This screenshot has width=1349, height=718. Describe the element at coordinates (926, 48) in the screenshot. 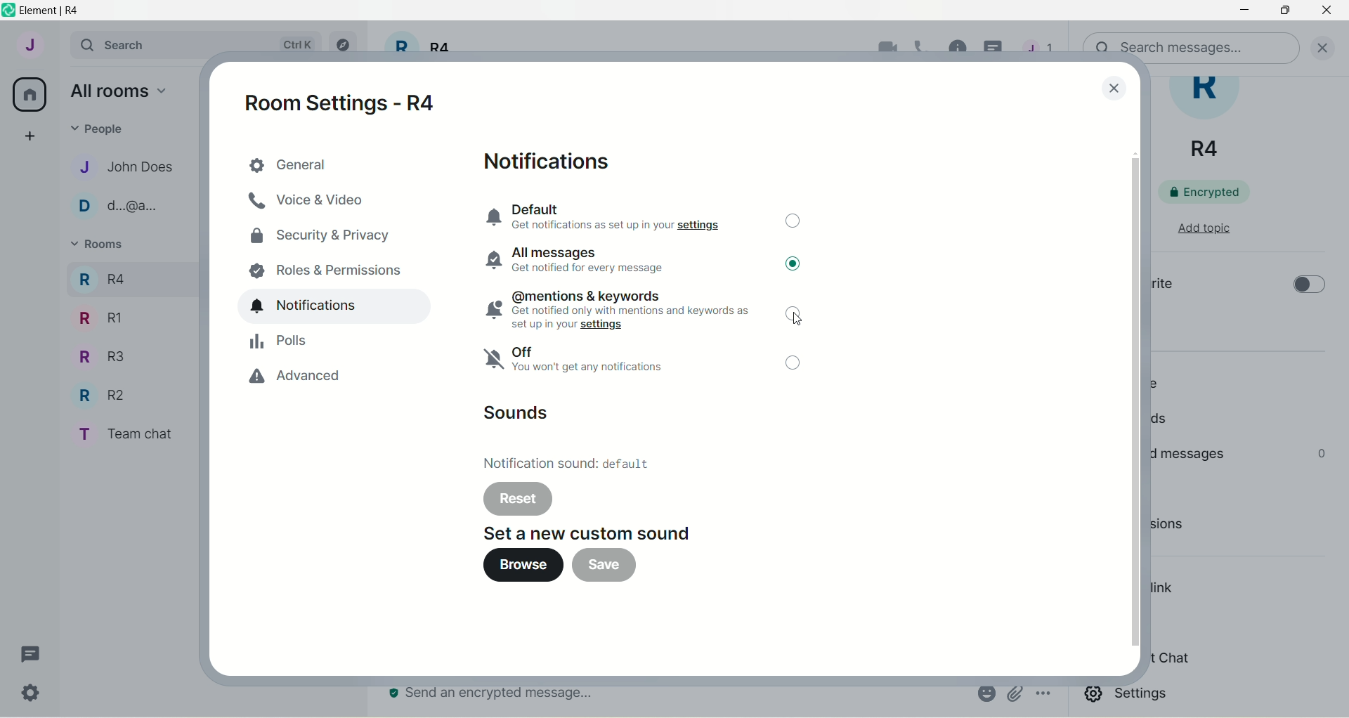

I see `voice call` at that location.